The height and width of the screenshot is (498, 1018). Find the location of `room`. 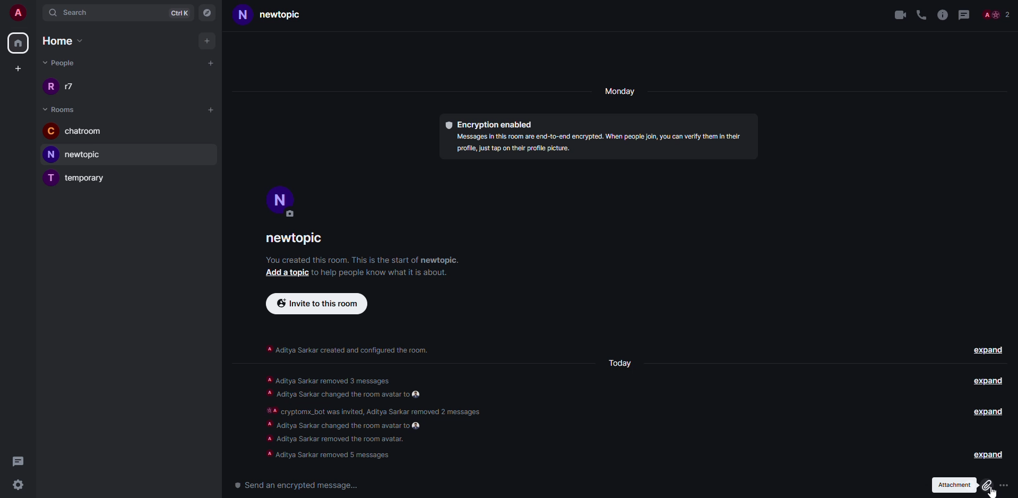

room is located at coordinates (274, 14).